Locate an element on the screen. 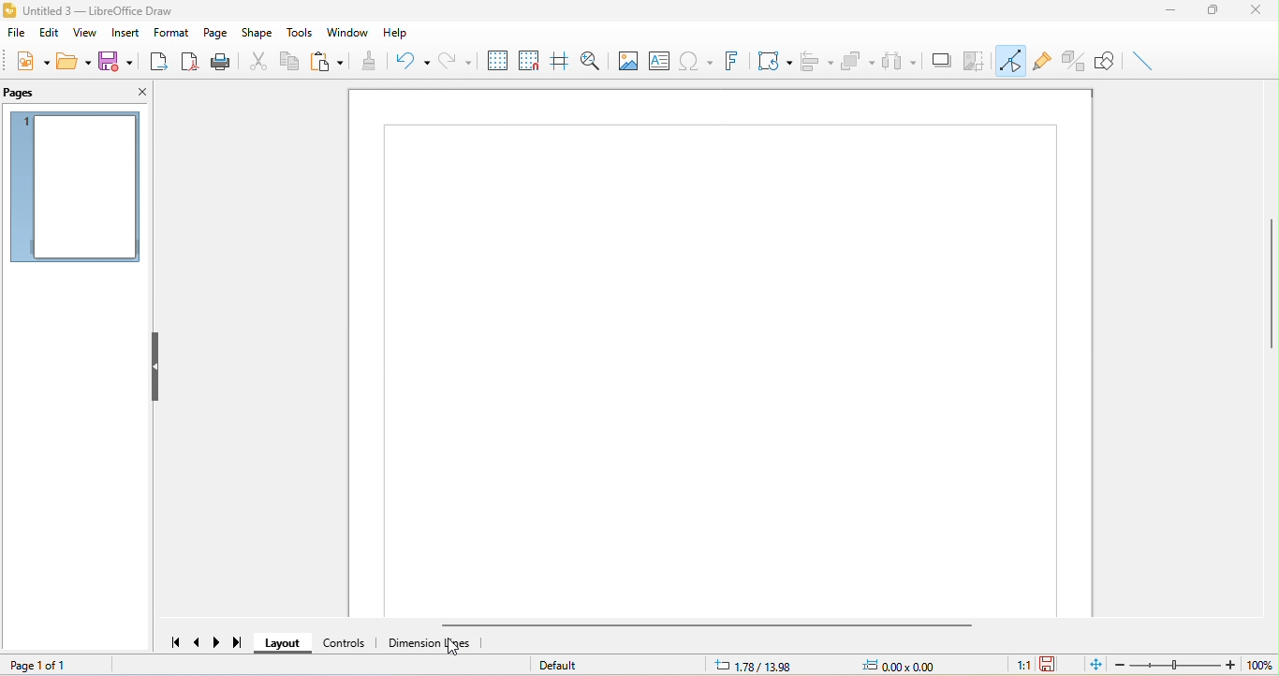 The width and height of the screenshot is (1279, 676). 1:1 is located at coordinates (1016, 666).